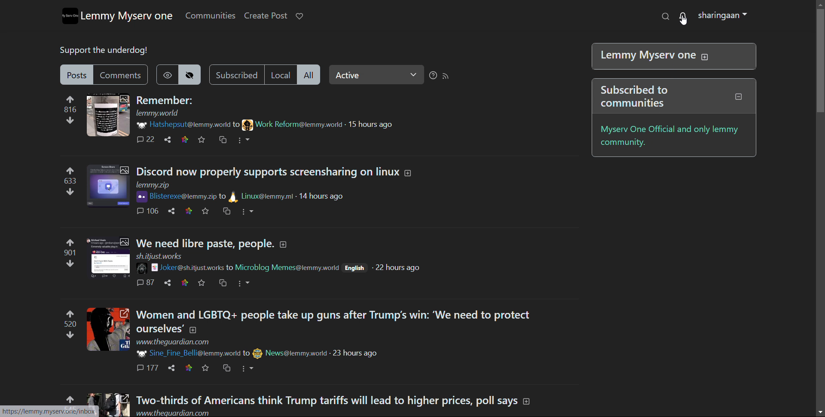 Image resolution: width=825 pixels, height=417 pixels. I want to click on Post on "Subscribed to communities", so click(671, 96).